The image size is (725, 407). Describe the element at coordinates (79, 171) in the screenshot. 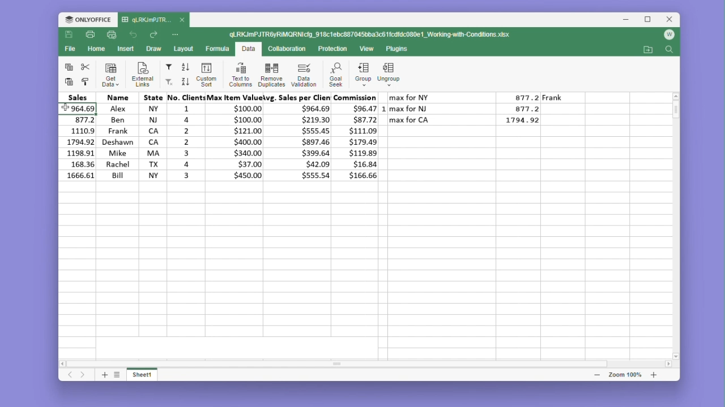

I see `remaining cells from the column` at that location.